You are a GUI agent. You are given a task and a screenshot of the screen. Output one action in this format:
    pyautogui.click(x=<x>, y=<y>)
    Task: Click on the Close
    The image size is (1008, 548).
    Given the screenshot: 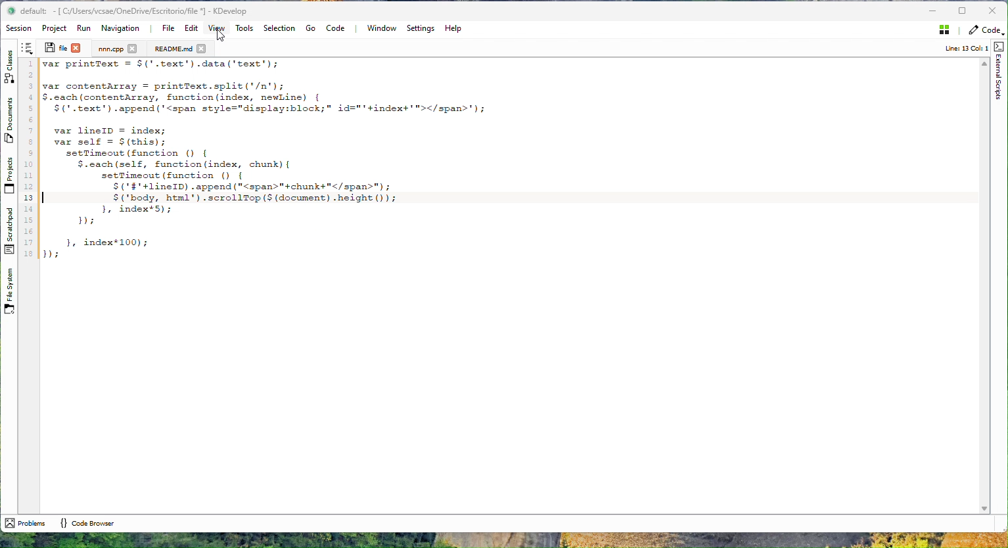 What is the action you would take?
    pyautogui.click(x=992, y=11)
    